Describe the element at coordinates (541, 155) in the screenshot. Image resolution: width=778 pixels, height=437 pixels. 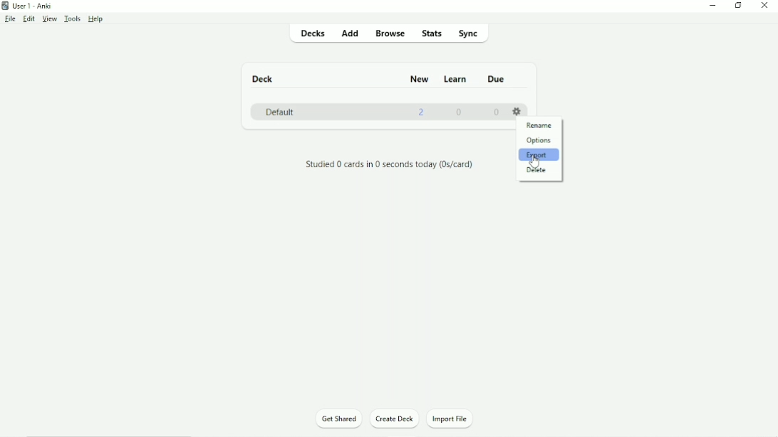
I see `Export` at that location.